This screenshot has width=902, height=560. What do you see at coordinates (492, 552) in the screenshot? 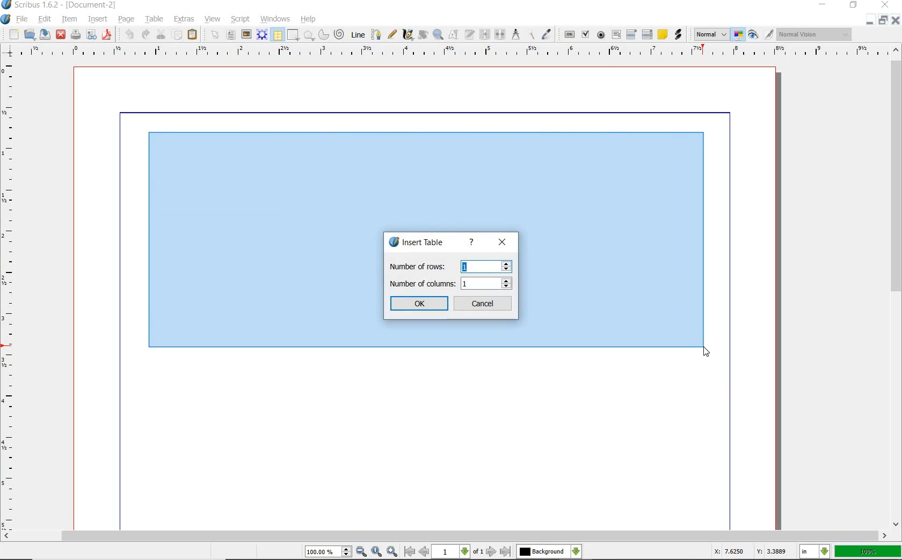
I see `go to next page` at bounding box center [492, 552].